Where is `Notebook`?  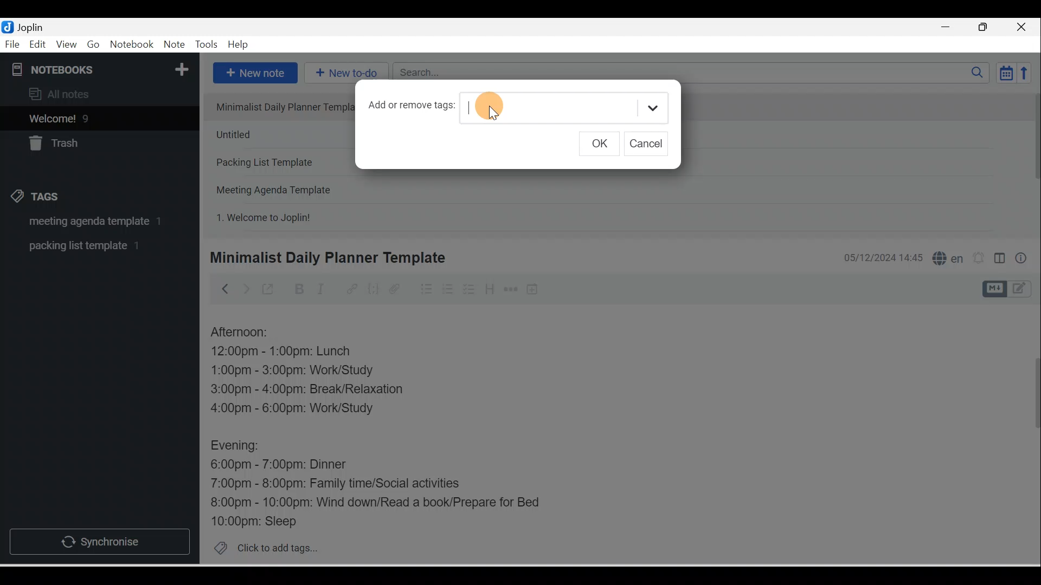
Notebook is located at coordinates (131, 45).